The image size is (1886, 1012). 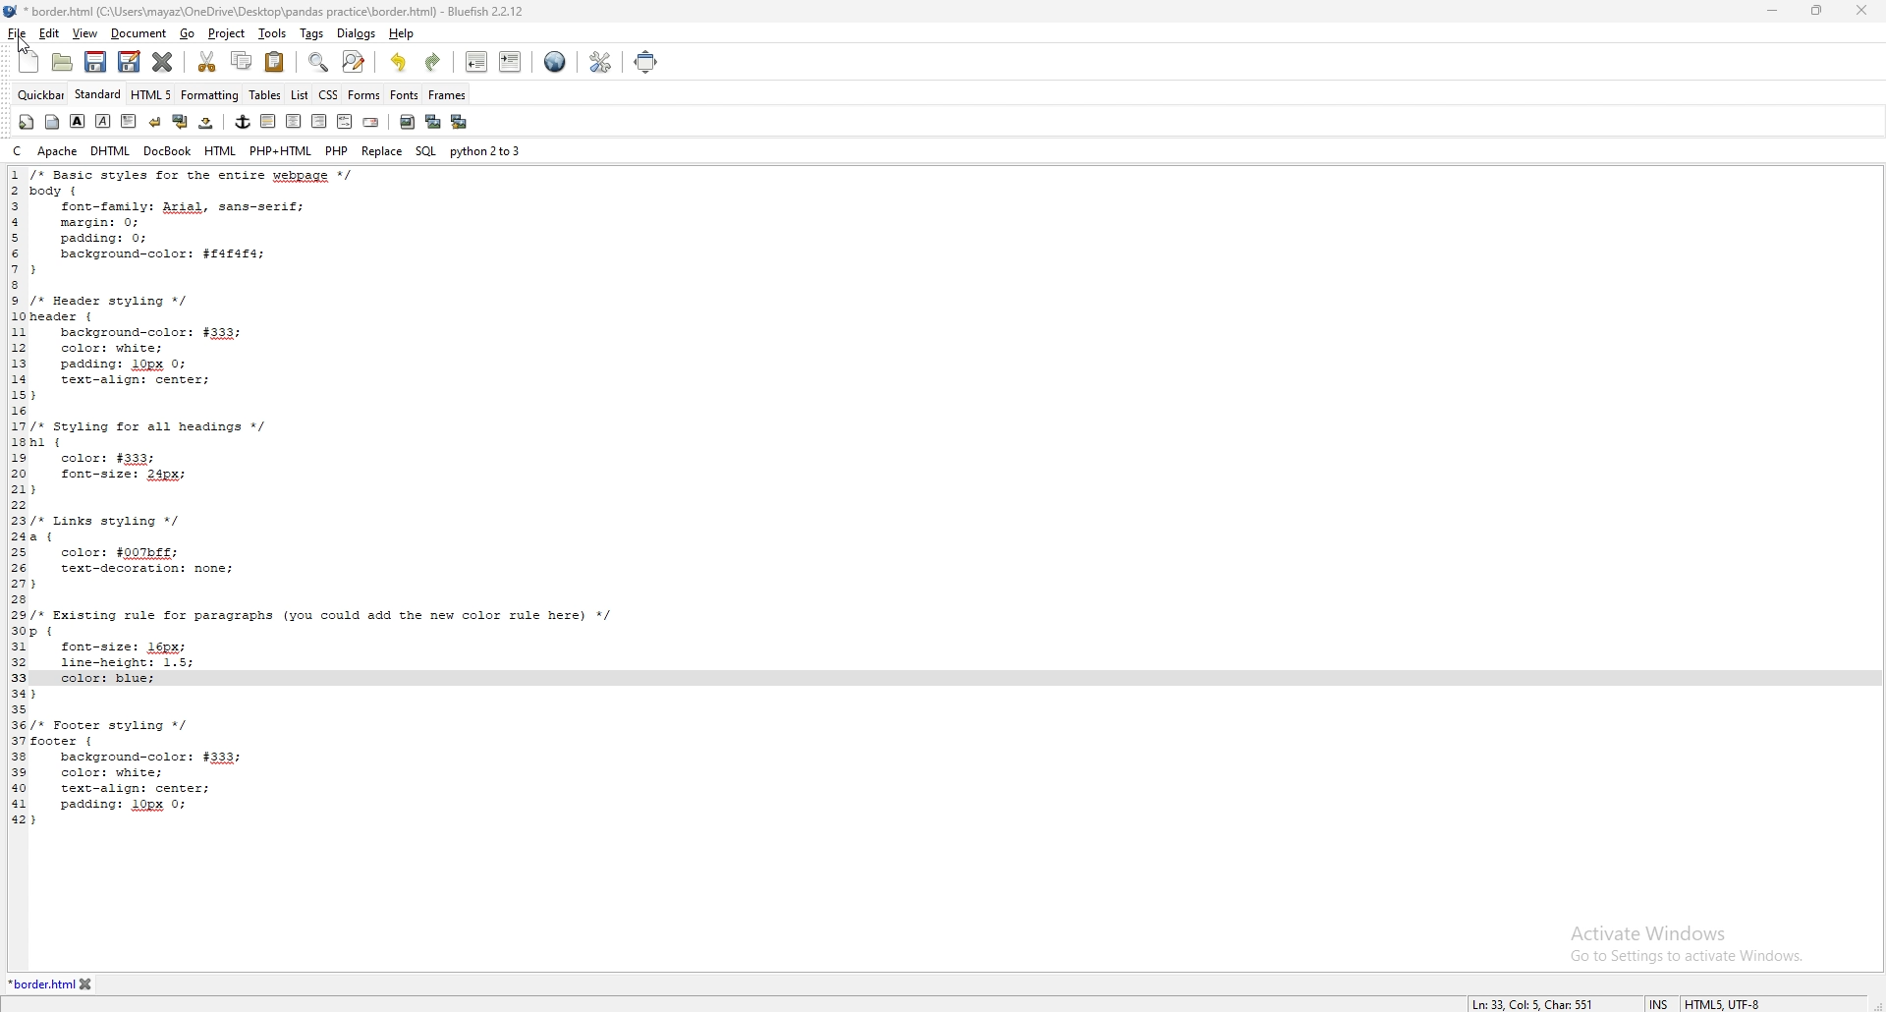 I want to click on undo, so click(x=401, y=61).